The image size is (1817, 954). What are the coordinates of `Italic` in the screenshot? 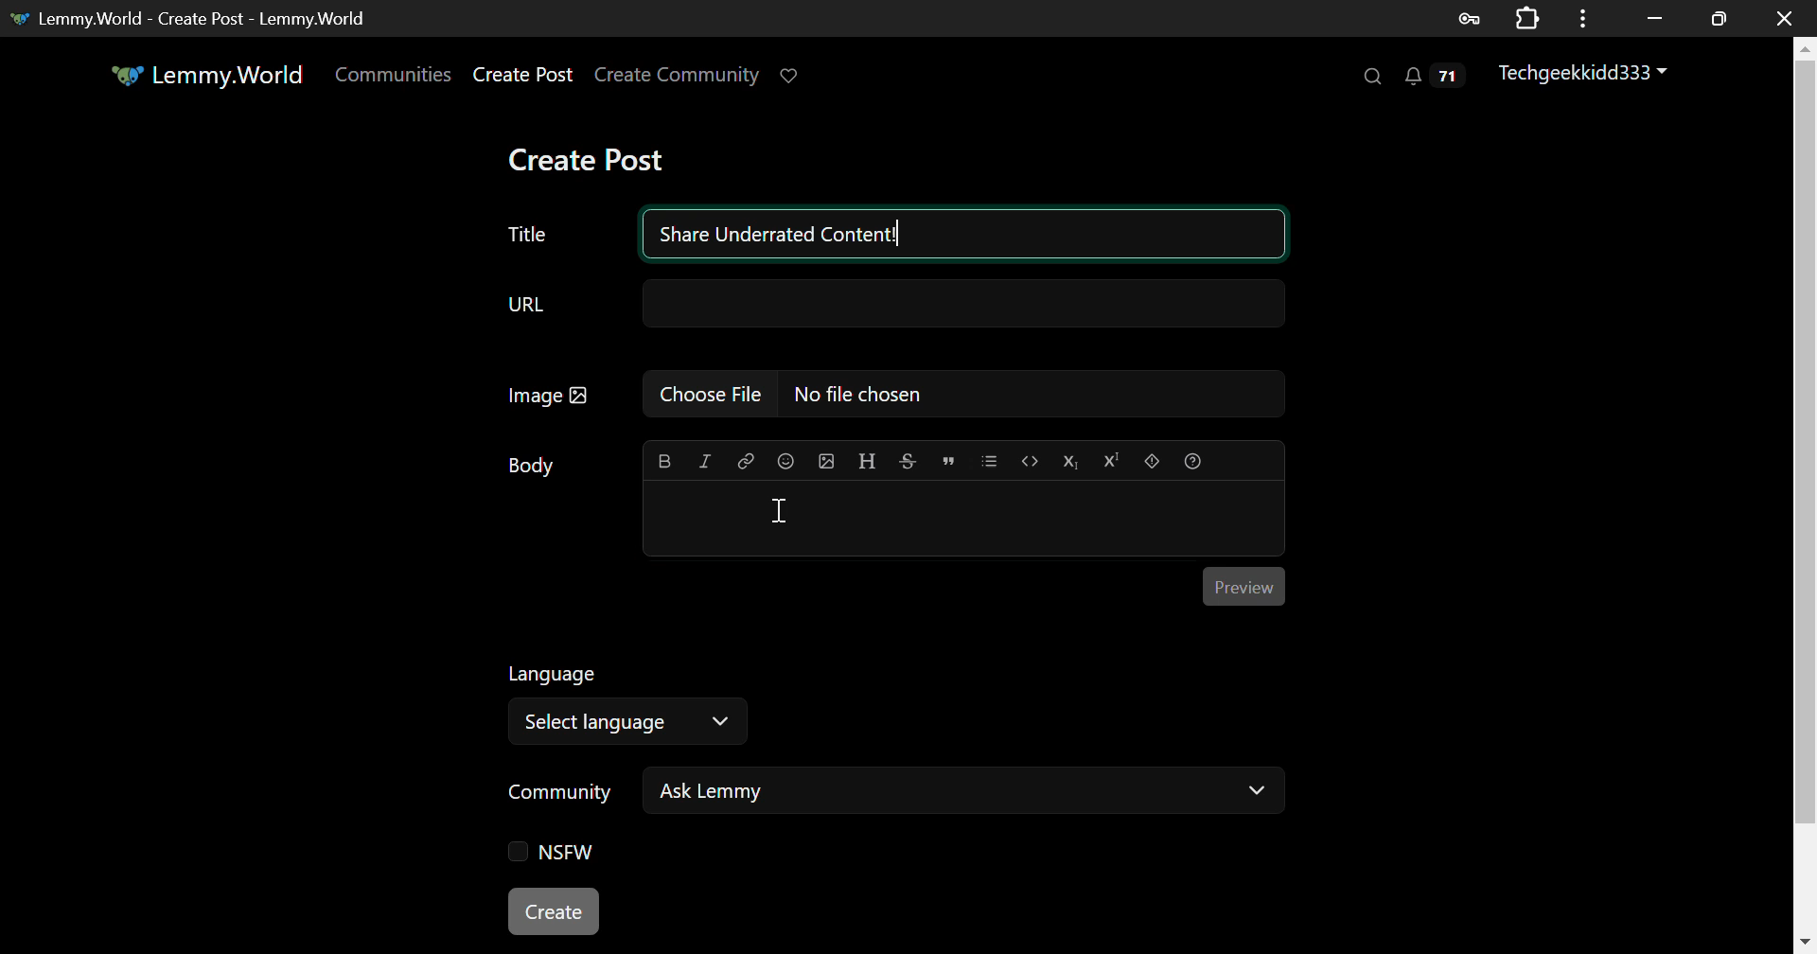 It's located at (704, 463).